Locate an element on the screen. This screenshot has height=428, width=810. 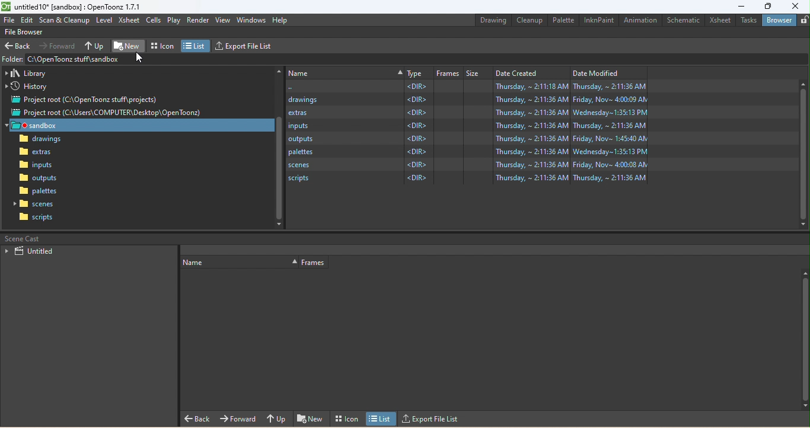
InknPaint is located at coordinates (600, 20).